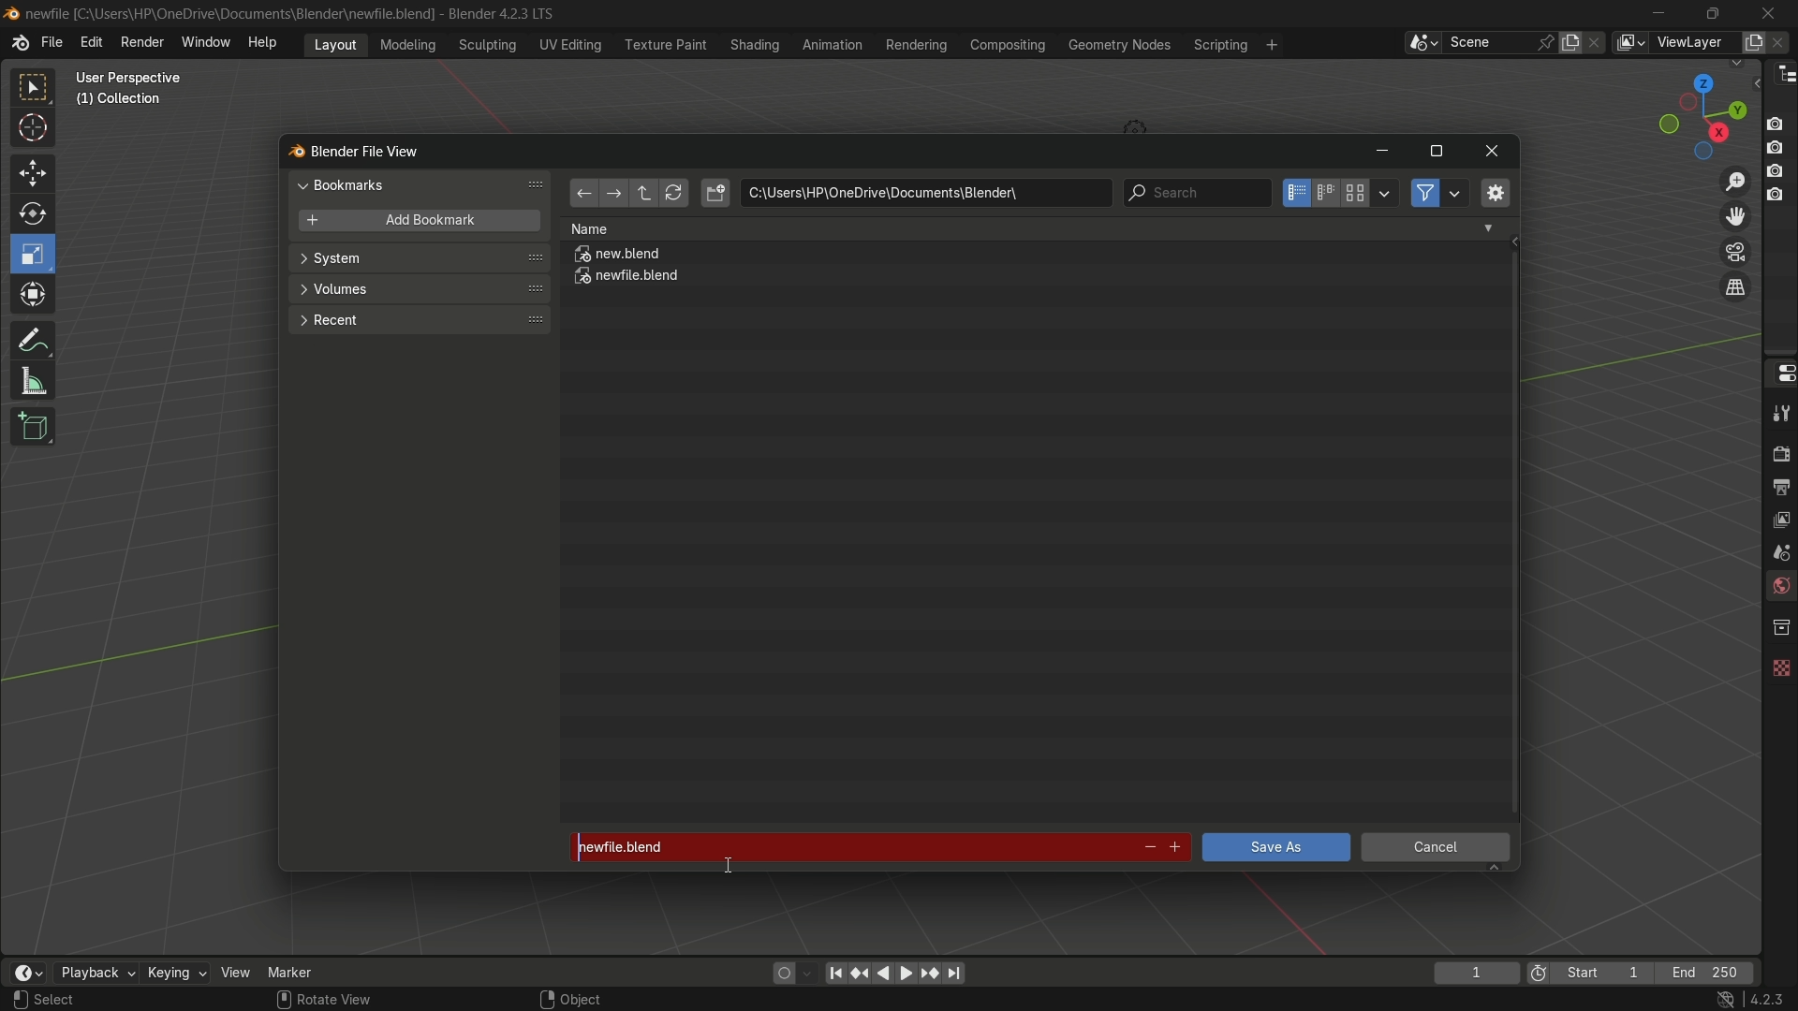 This screenshot has width=1798, height=1011. What do you see at coordinates (30, 428) in the screenshot?
I see `add cube` at bounding box center [30, 428].